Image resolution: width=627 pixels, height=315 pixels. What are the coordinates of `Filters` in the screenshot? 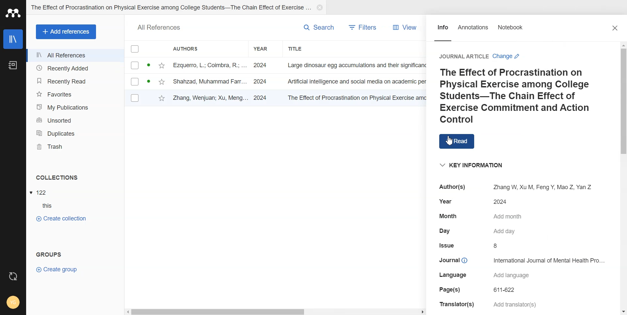 It's located at (363, 28).